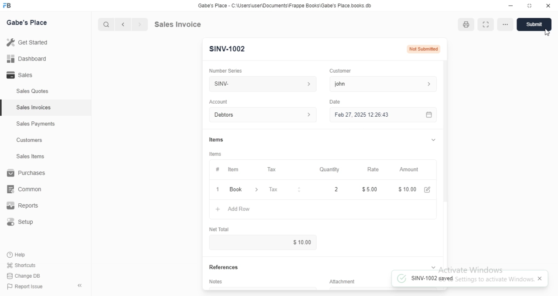 Image resolution: width=558 pixels, height=296 pixels. What do you see at coordinates (375, 169) in the screenshot?
I see `Rate` at bounding box center [375, 169].